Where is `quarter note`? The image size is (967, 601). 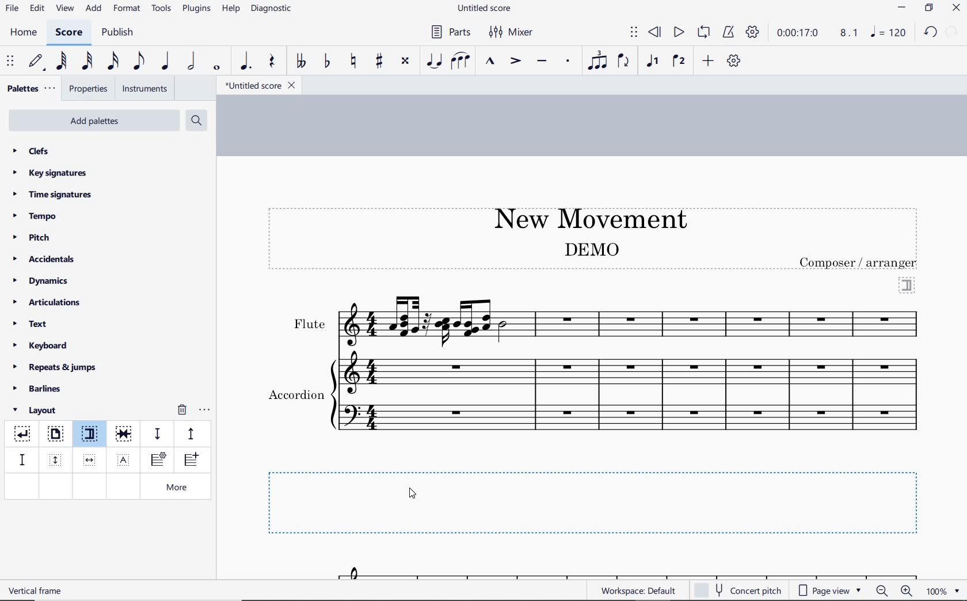 quarter note is located at coordinates (165, 62).